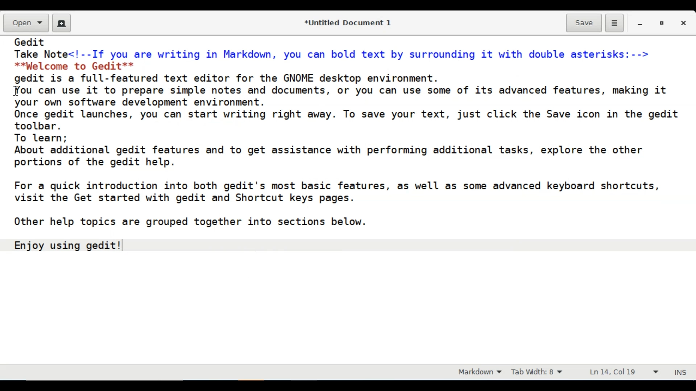 The width and height of the screenshot is (696, 391). What do you see at coordinates (623, 371) in the screenshot?
I see `Line & Column Preference` at bounding box center [623, 371].